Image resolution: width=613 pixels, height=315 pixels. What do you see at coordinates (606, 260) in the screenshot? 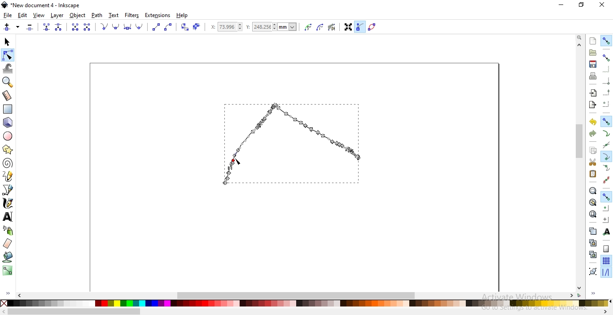
I see `snap to grids` at bounding box center [606, 260].